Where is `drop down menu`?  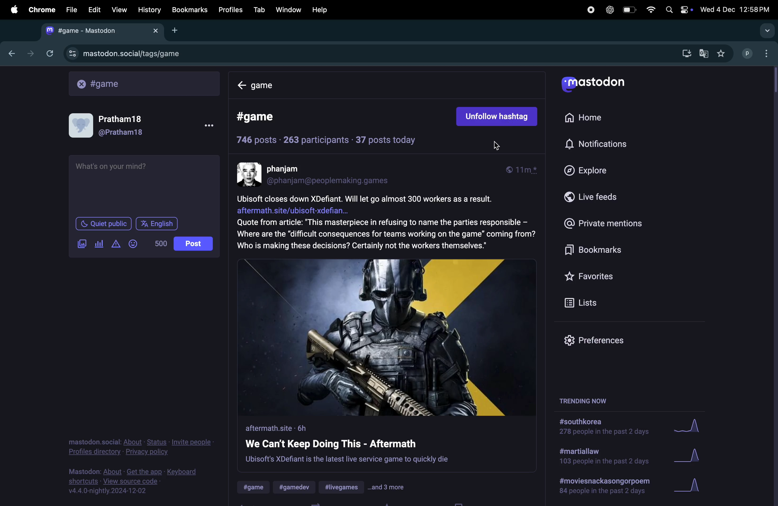
drop down menu is located at coordinates (764, 29).